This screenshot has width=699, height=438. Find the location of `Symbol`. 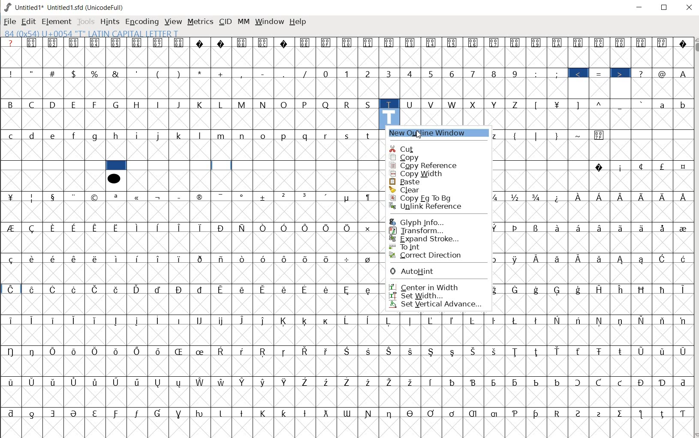

Symbol is located at coordinates (180, 196).